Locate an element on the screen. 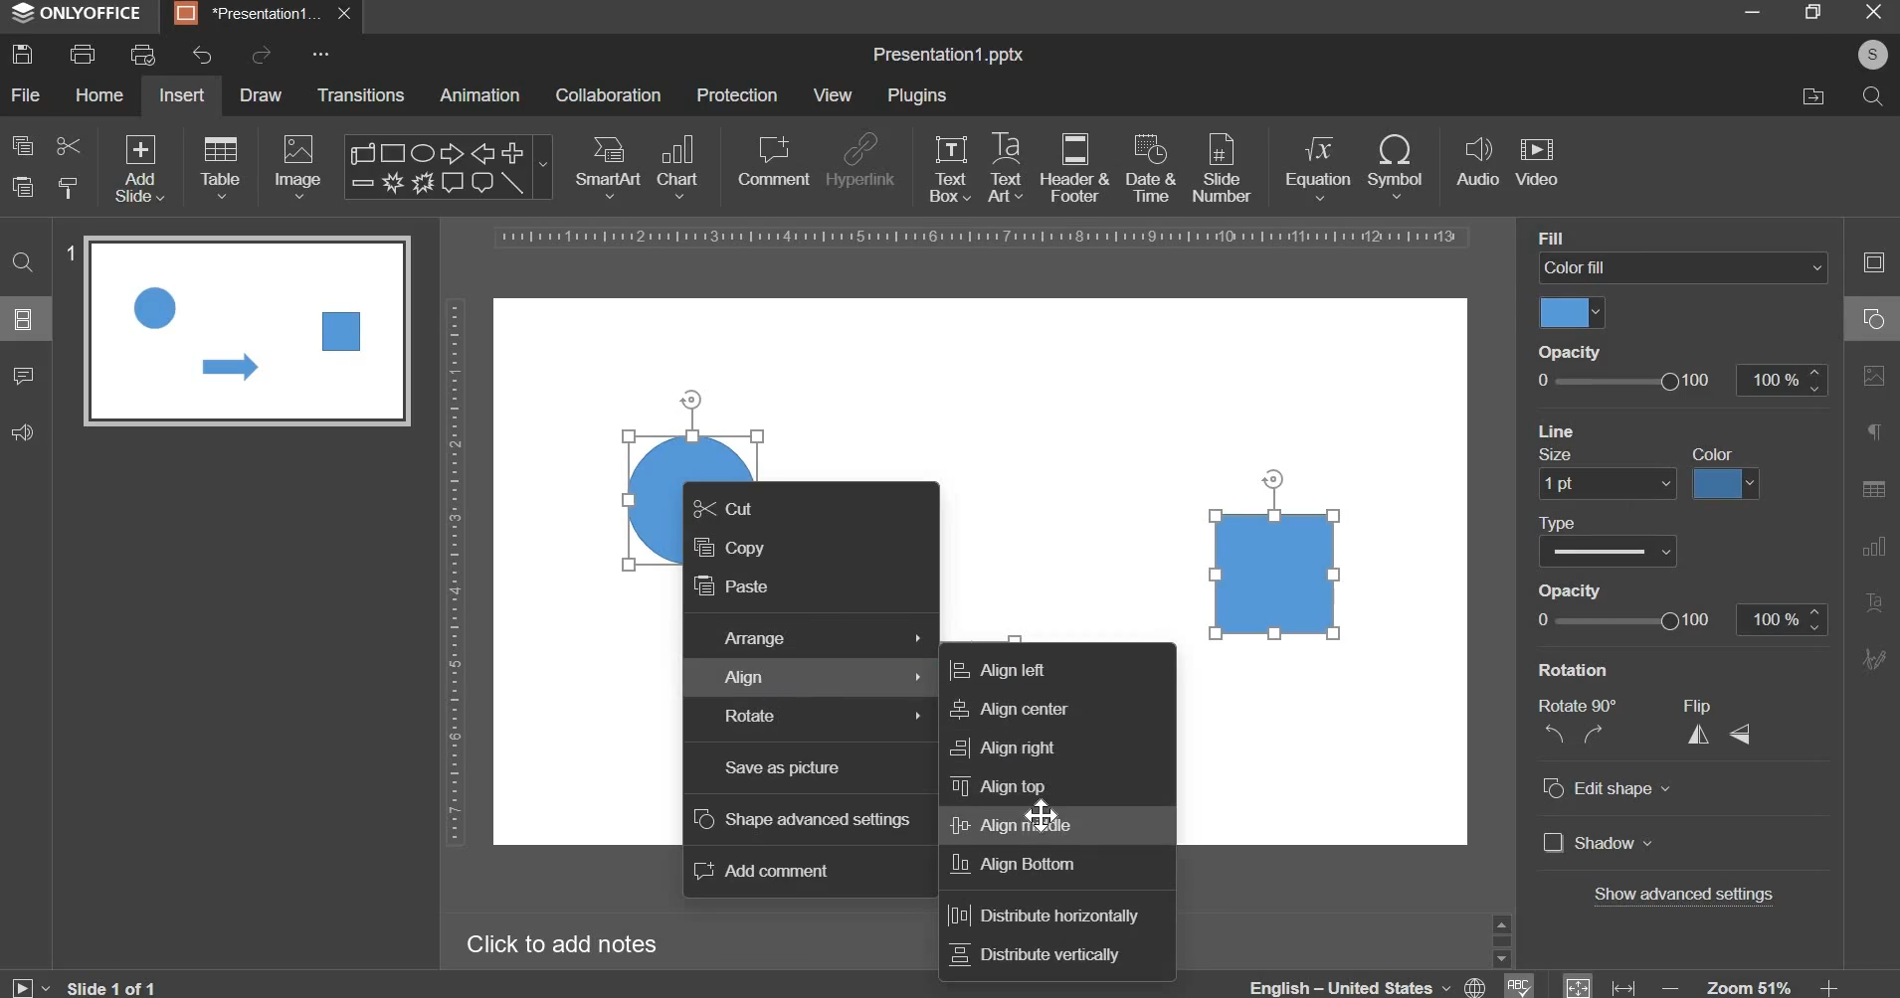  slide is located at coordinates (24, 318).